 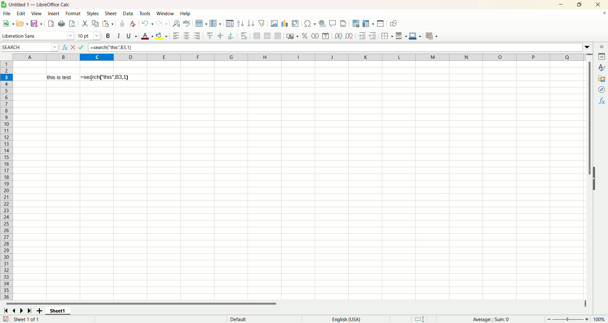 What do you see at coordinates (148, 36) in the screenshot?
I see `text color` at bounding box center [148, 36].